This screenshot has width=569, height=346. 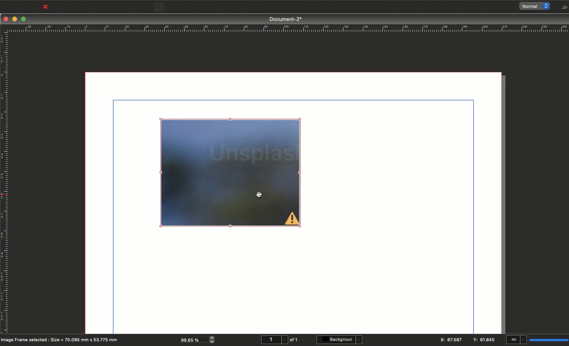 I want to click on cursor, so click(x=257, y=195).